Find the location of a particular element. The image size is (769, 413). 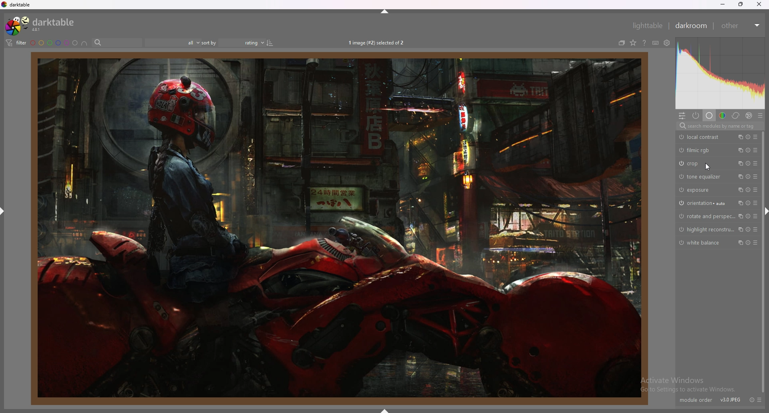

lighttable is located at coordinates (647, 26).